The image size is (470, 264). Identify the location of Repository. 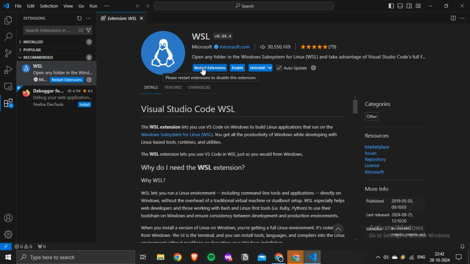
(375, 160).